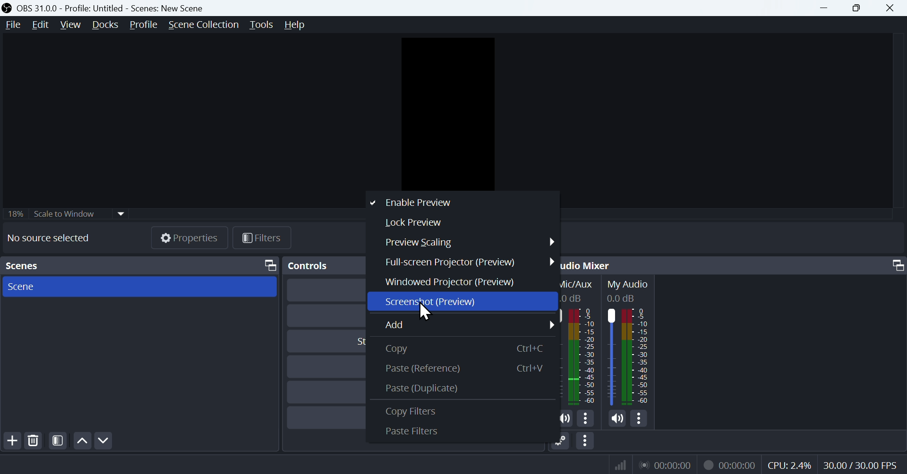 The width and height of the screenshot is (907, 474). I want to click on Scenes, so click(35, 265).